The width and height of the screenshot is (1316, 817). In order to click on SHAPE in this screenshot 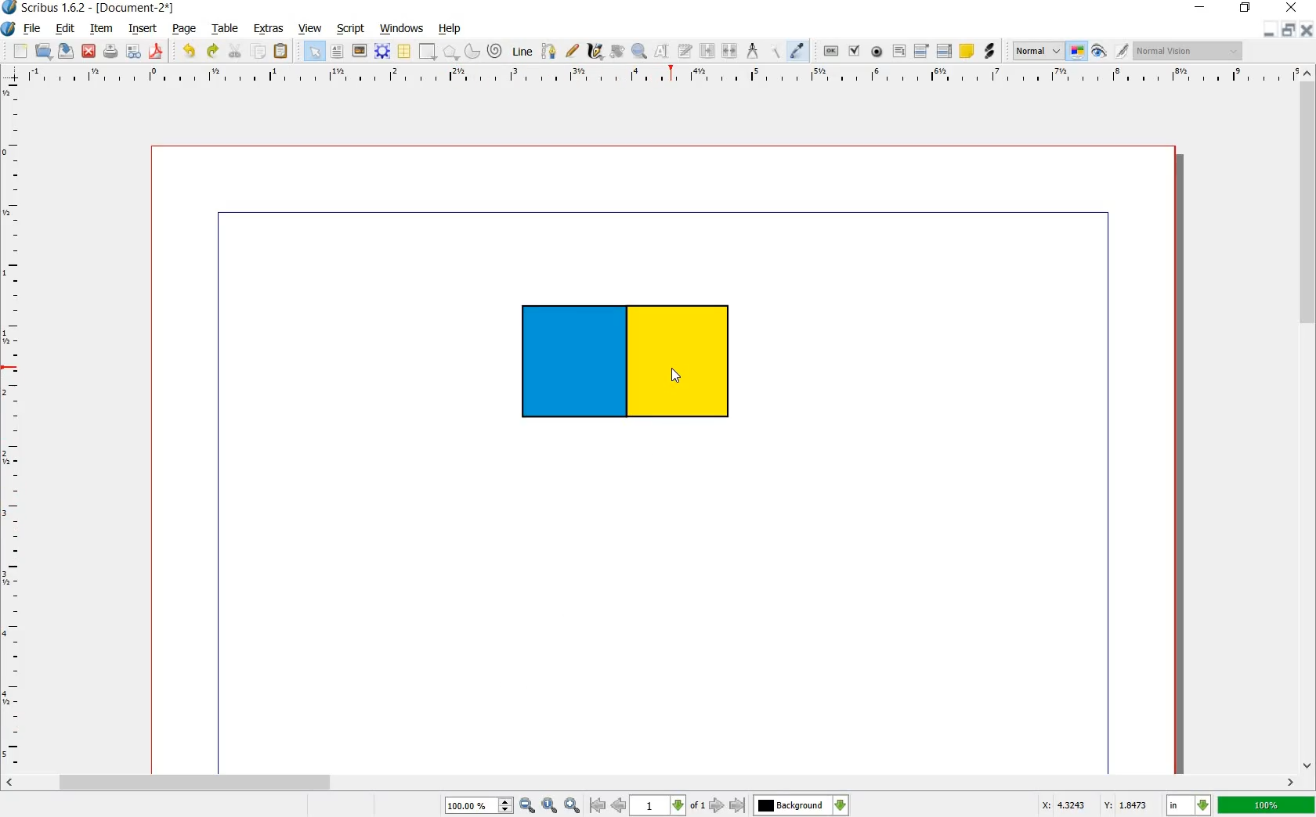, I will do `click(637, 370)`.